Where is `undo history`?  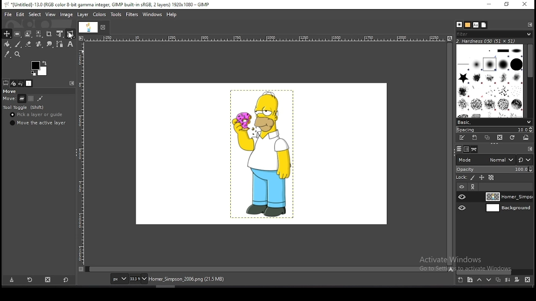 undo history is located at coordinates (21, 83).